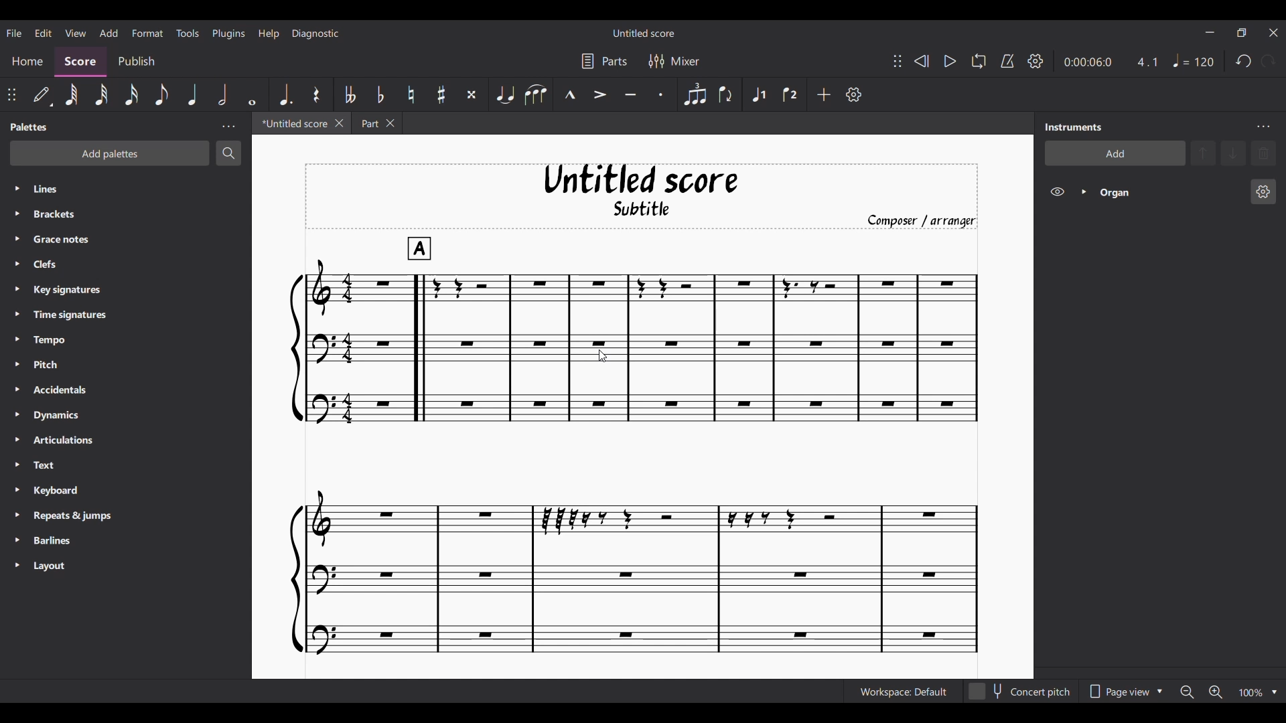  What do you see at coordinates (1264, 153) in the screenshot?
I see `Delete` at bounding box center [1264, 153].